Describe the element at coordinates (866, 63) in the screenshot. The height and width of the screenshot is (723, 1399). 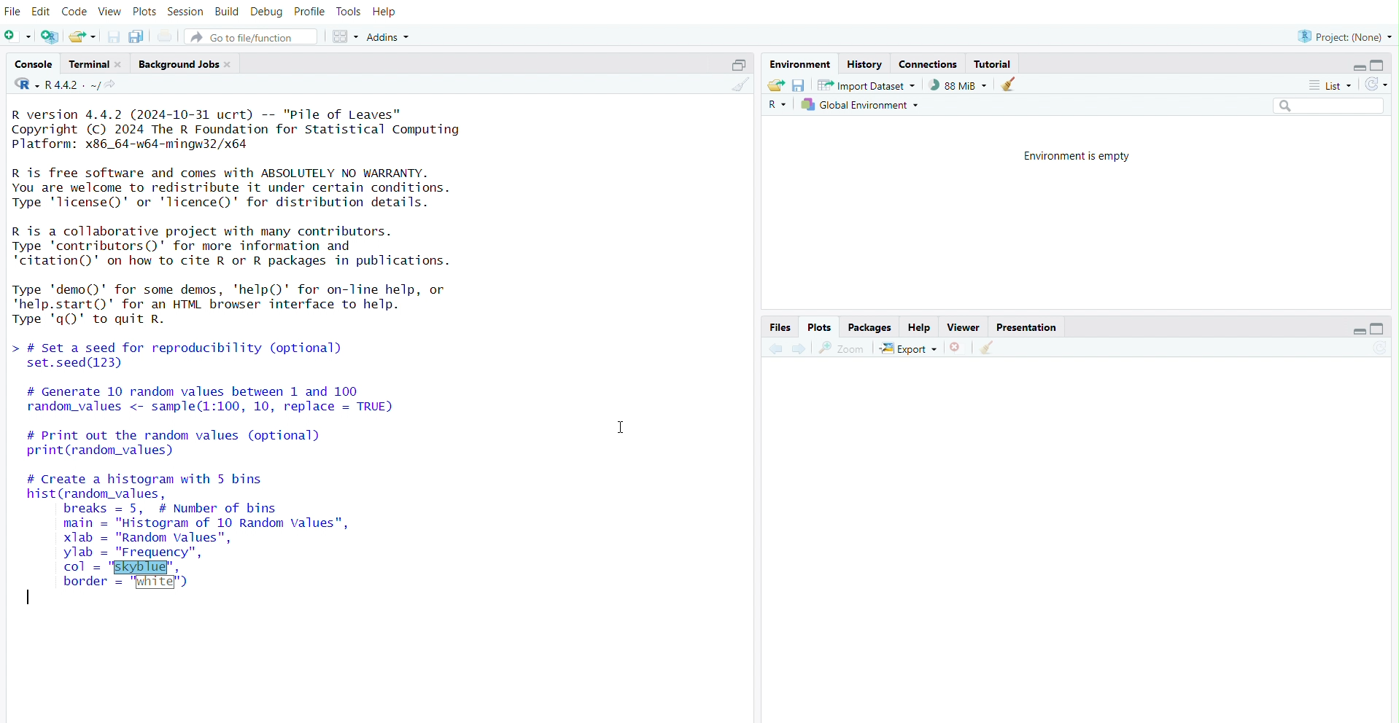
I see `history` at that location.